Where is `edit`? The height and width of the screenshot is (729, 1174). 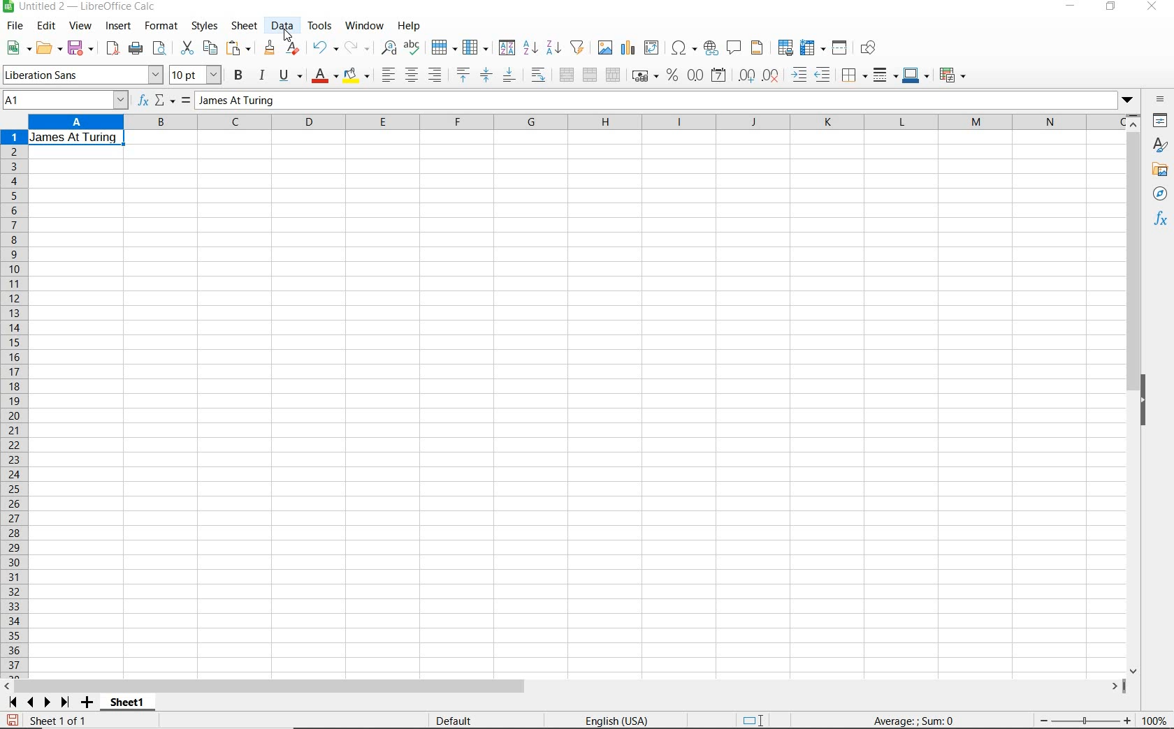
edit is located at coordinates (48, 27).